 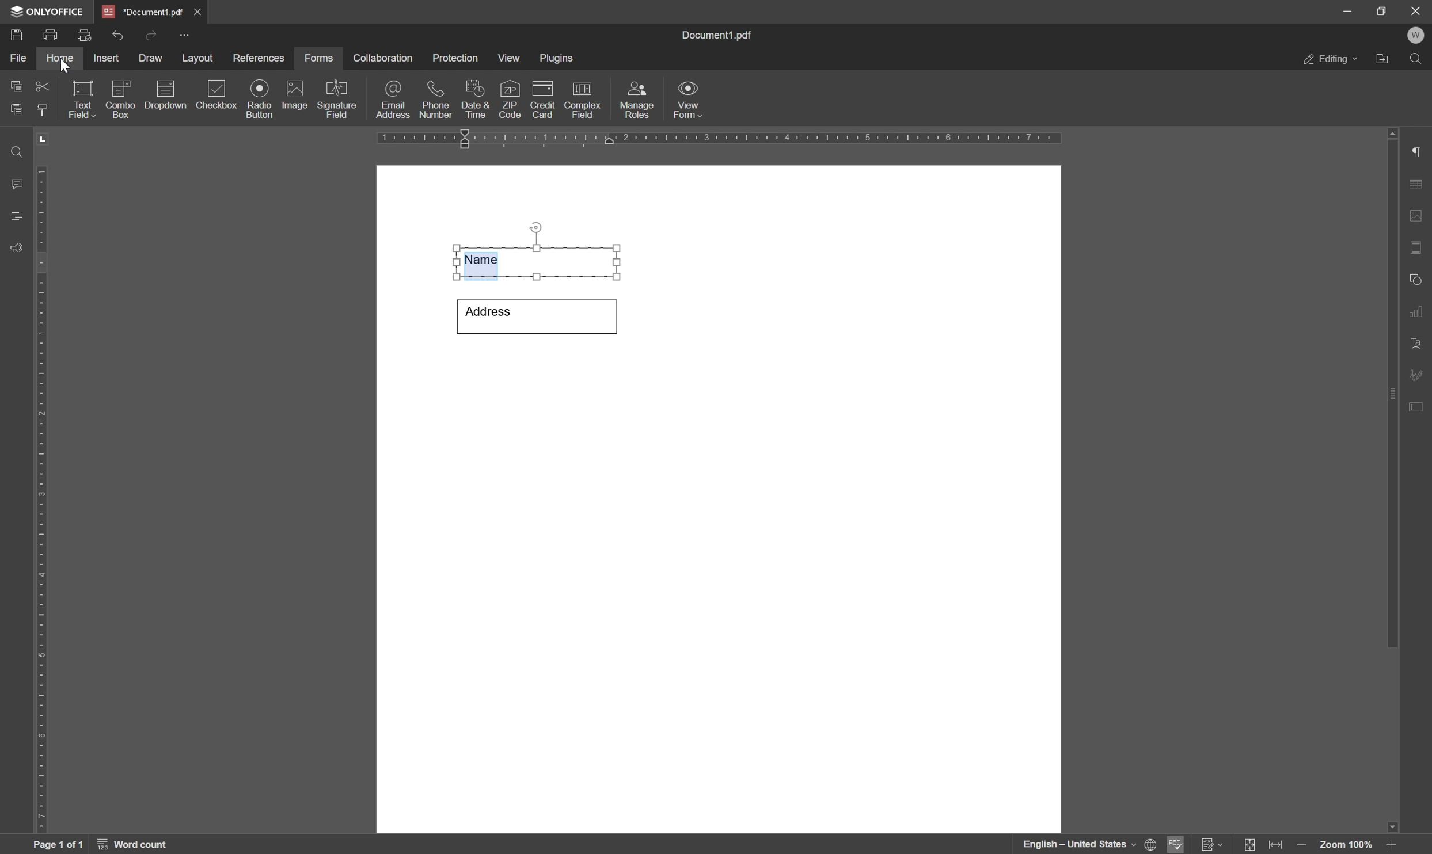 I want to click on radio button, so click(x=259, y=99).